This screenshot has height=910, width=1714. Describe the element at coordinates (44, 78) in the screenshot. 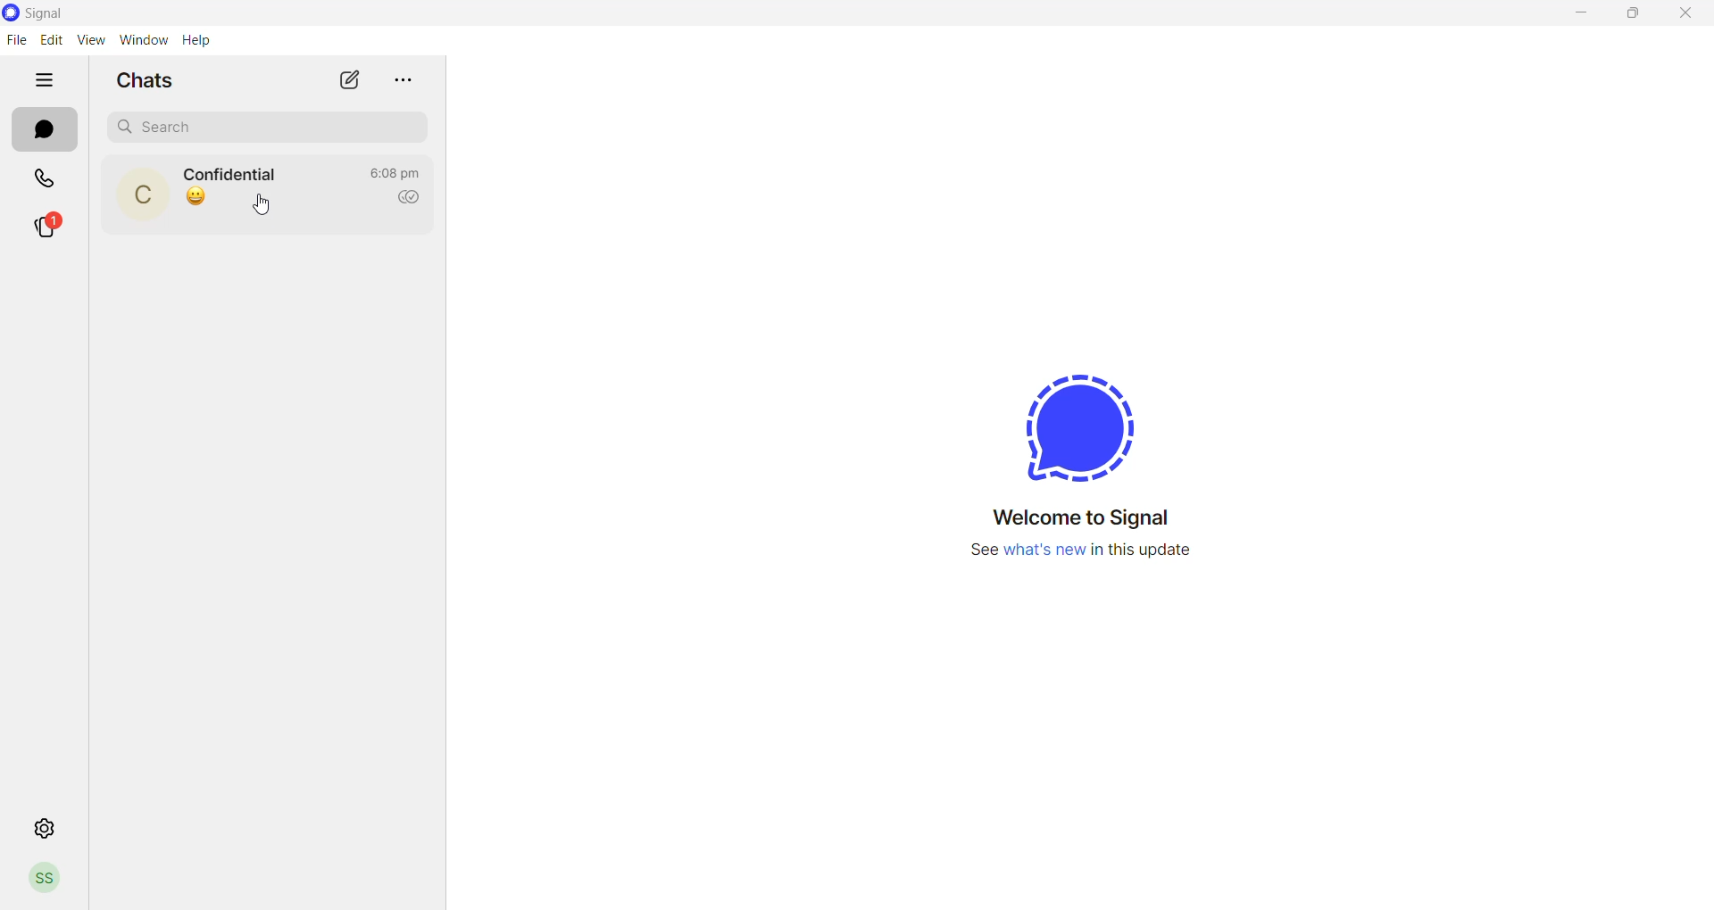

I see `hide` at that location.